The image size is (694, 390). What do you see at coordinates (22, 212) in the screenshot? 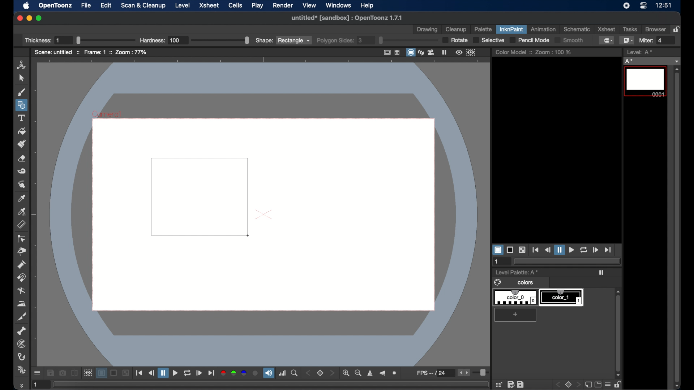
I see `picker tool` at bounding box center [22, 212].